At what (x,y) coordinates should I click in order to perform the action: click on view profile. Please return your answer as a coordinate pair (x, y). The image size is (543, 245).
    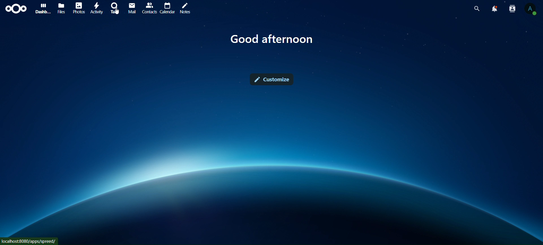
    Looking at the image, I should click on (530, 10).